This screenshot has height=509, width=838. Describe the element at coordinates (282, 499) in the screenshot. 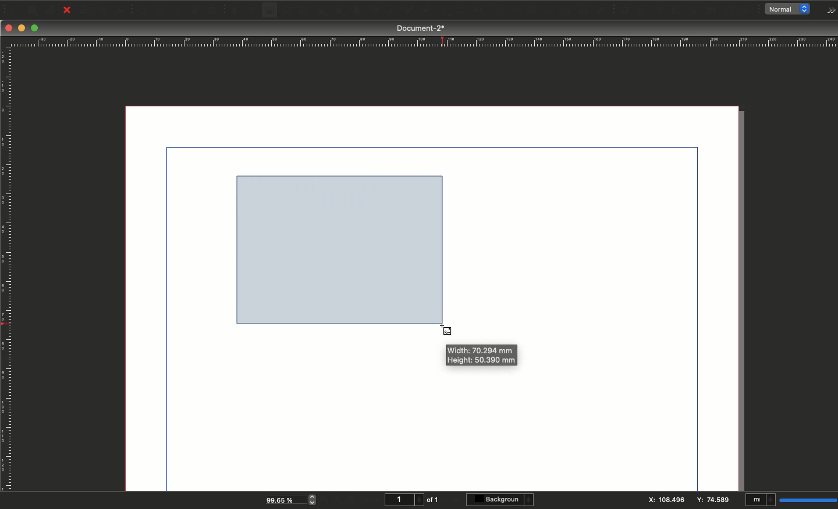

I see `99.65 %` at that location.